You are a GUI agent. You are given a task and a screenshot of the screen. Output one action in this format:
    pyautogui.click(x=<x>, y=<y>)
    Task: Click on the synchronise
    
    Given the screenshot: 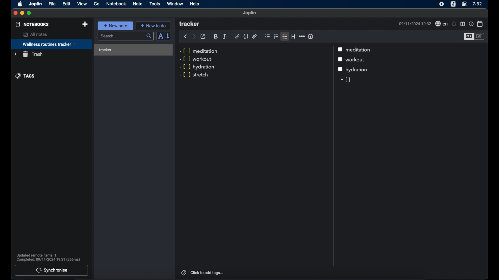 What is the action you would take?
    pyautogui.click(x=52, y=270)
    